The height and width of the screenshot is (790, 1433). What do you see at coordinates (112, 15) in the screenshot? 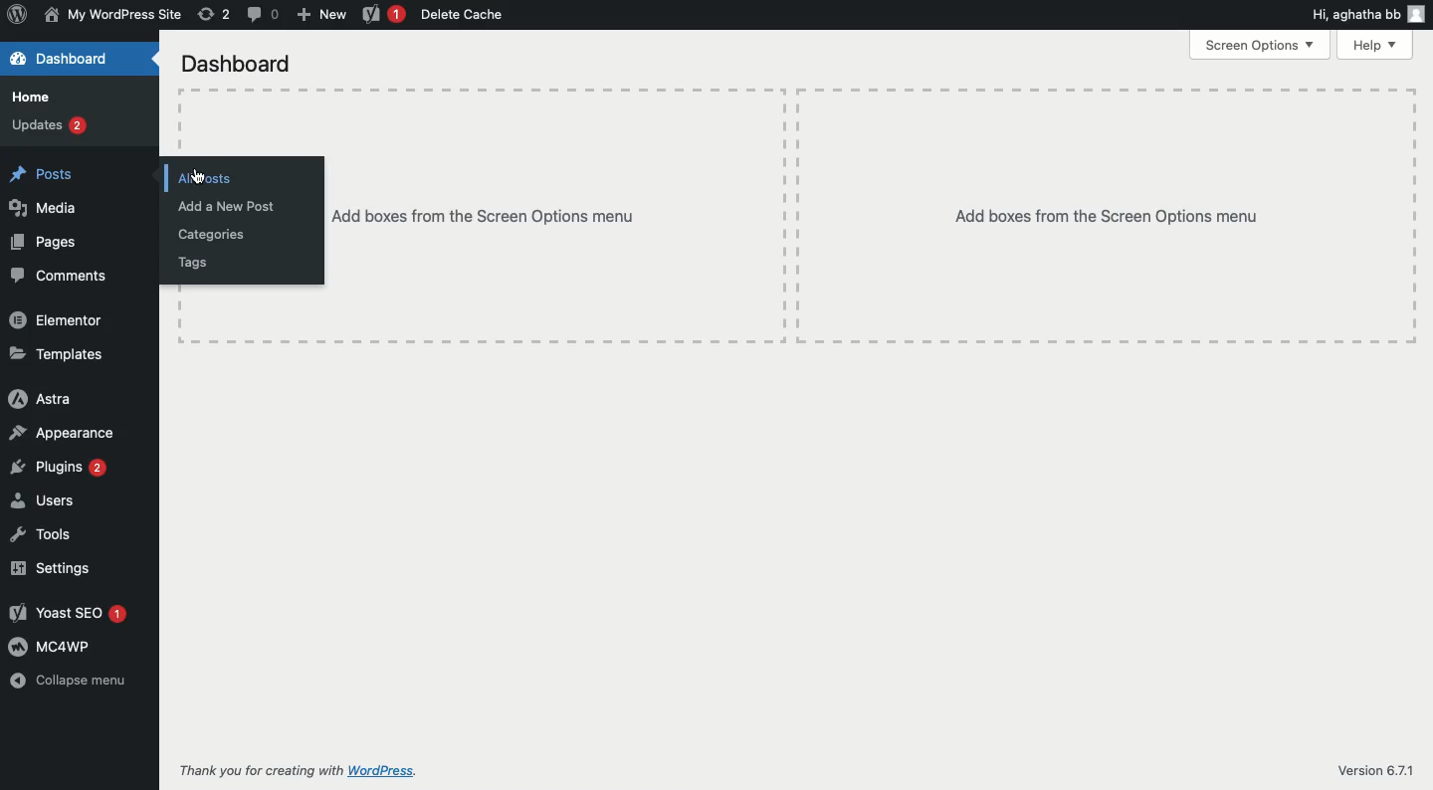
I see `Name` at bounding box center [112, 15].